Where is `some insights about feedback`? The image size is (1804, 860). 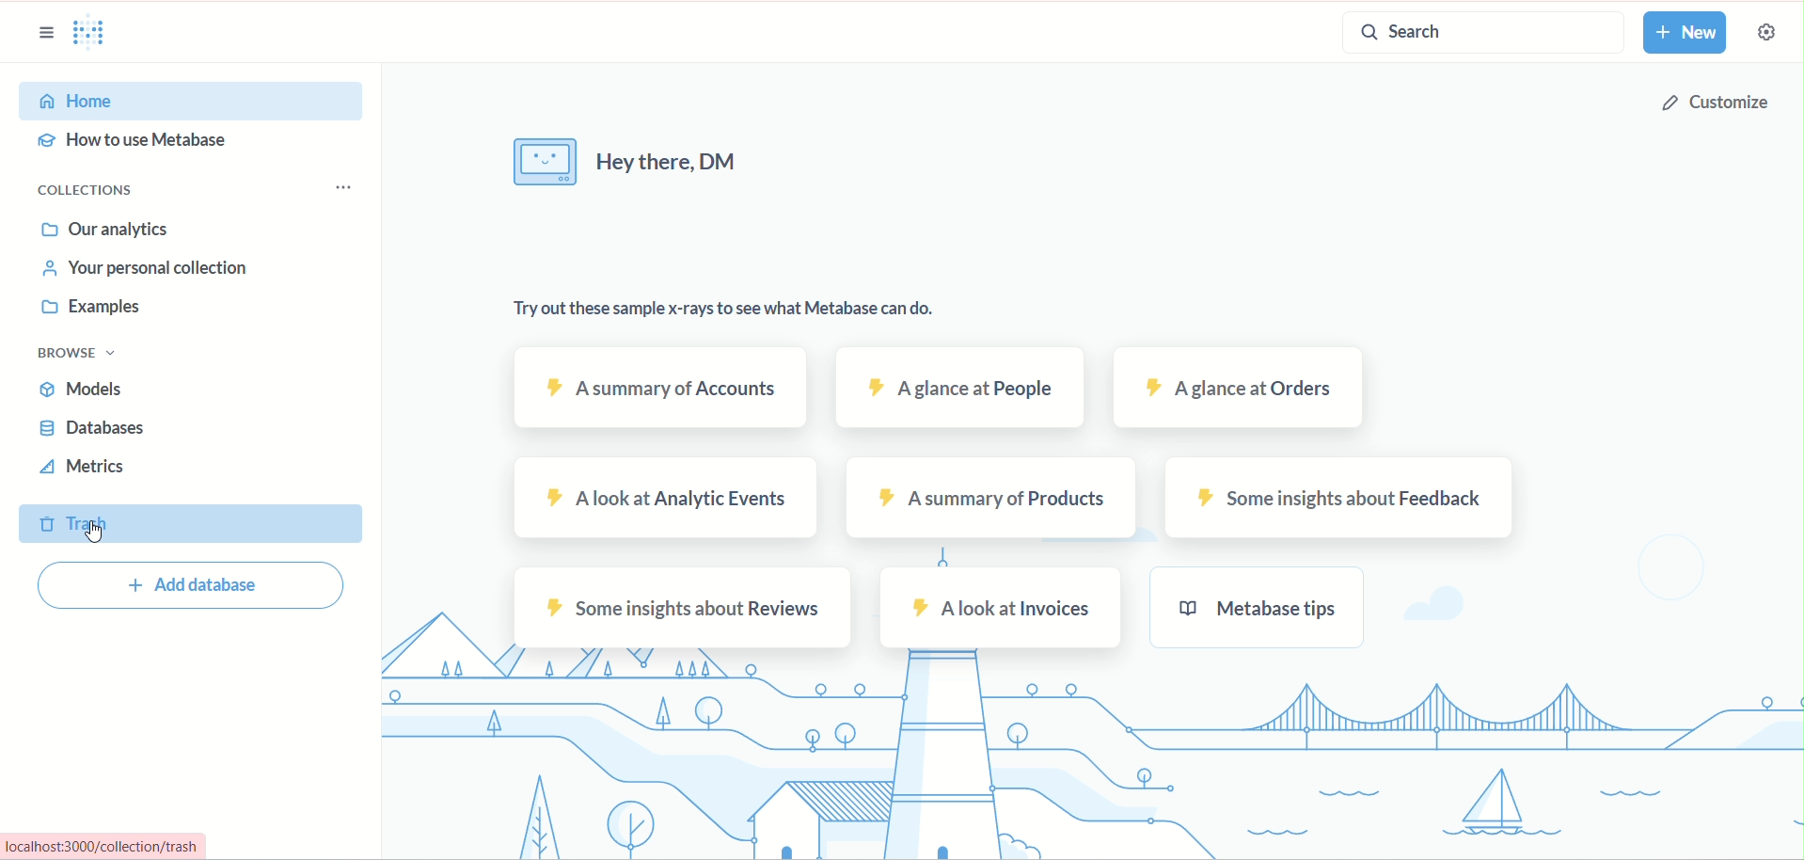 some insights about feedback is located at coordinates (1328, 502).